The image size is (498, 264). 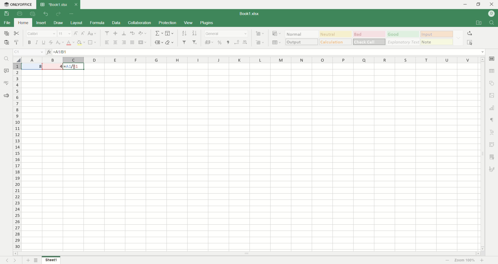 What do you see at coordinates (471, 34) in the screenshot?
I see `replace` at bounding box center [471, 34].